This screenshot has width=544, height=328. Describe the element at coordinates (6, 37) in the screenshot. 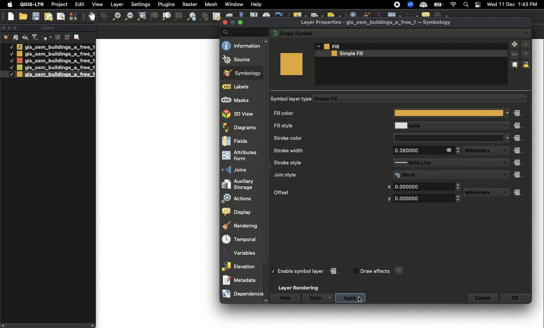

I see `Open the layer styling panel` at that location.